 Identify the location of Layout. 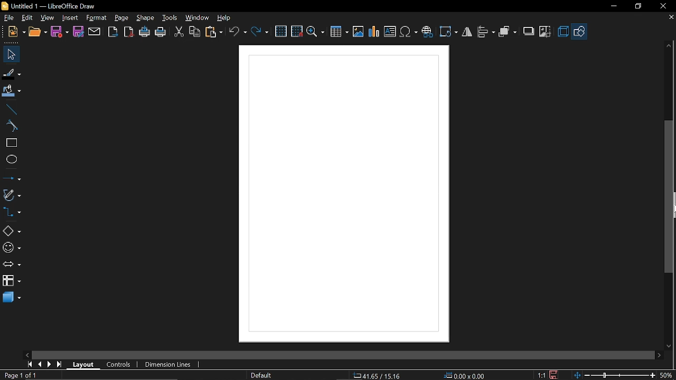
(85, 365).